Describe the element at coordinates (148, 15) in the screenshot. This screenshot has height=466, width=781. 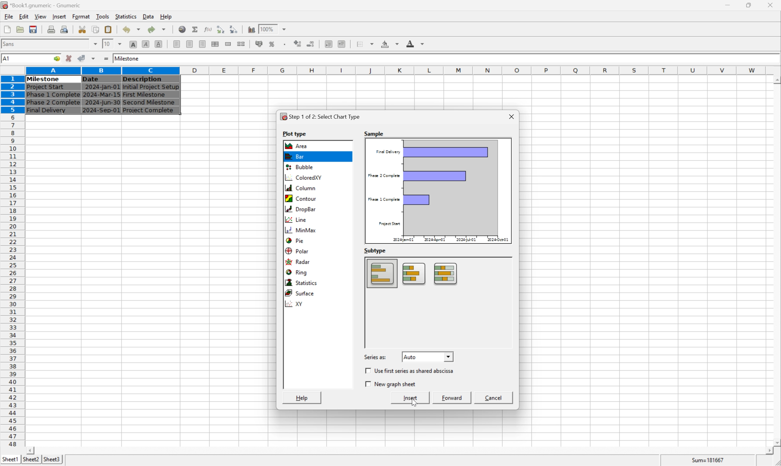
I see `data` at that location.